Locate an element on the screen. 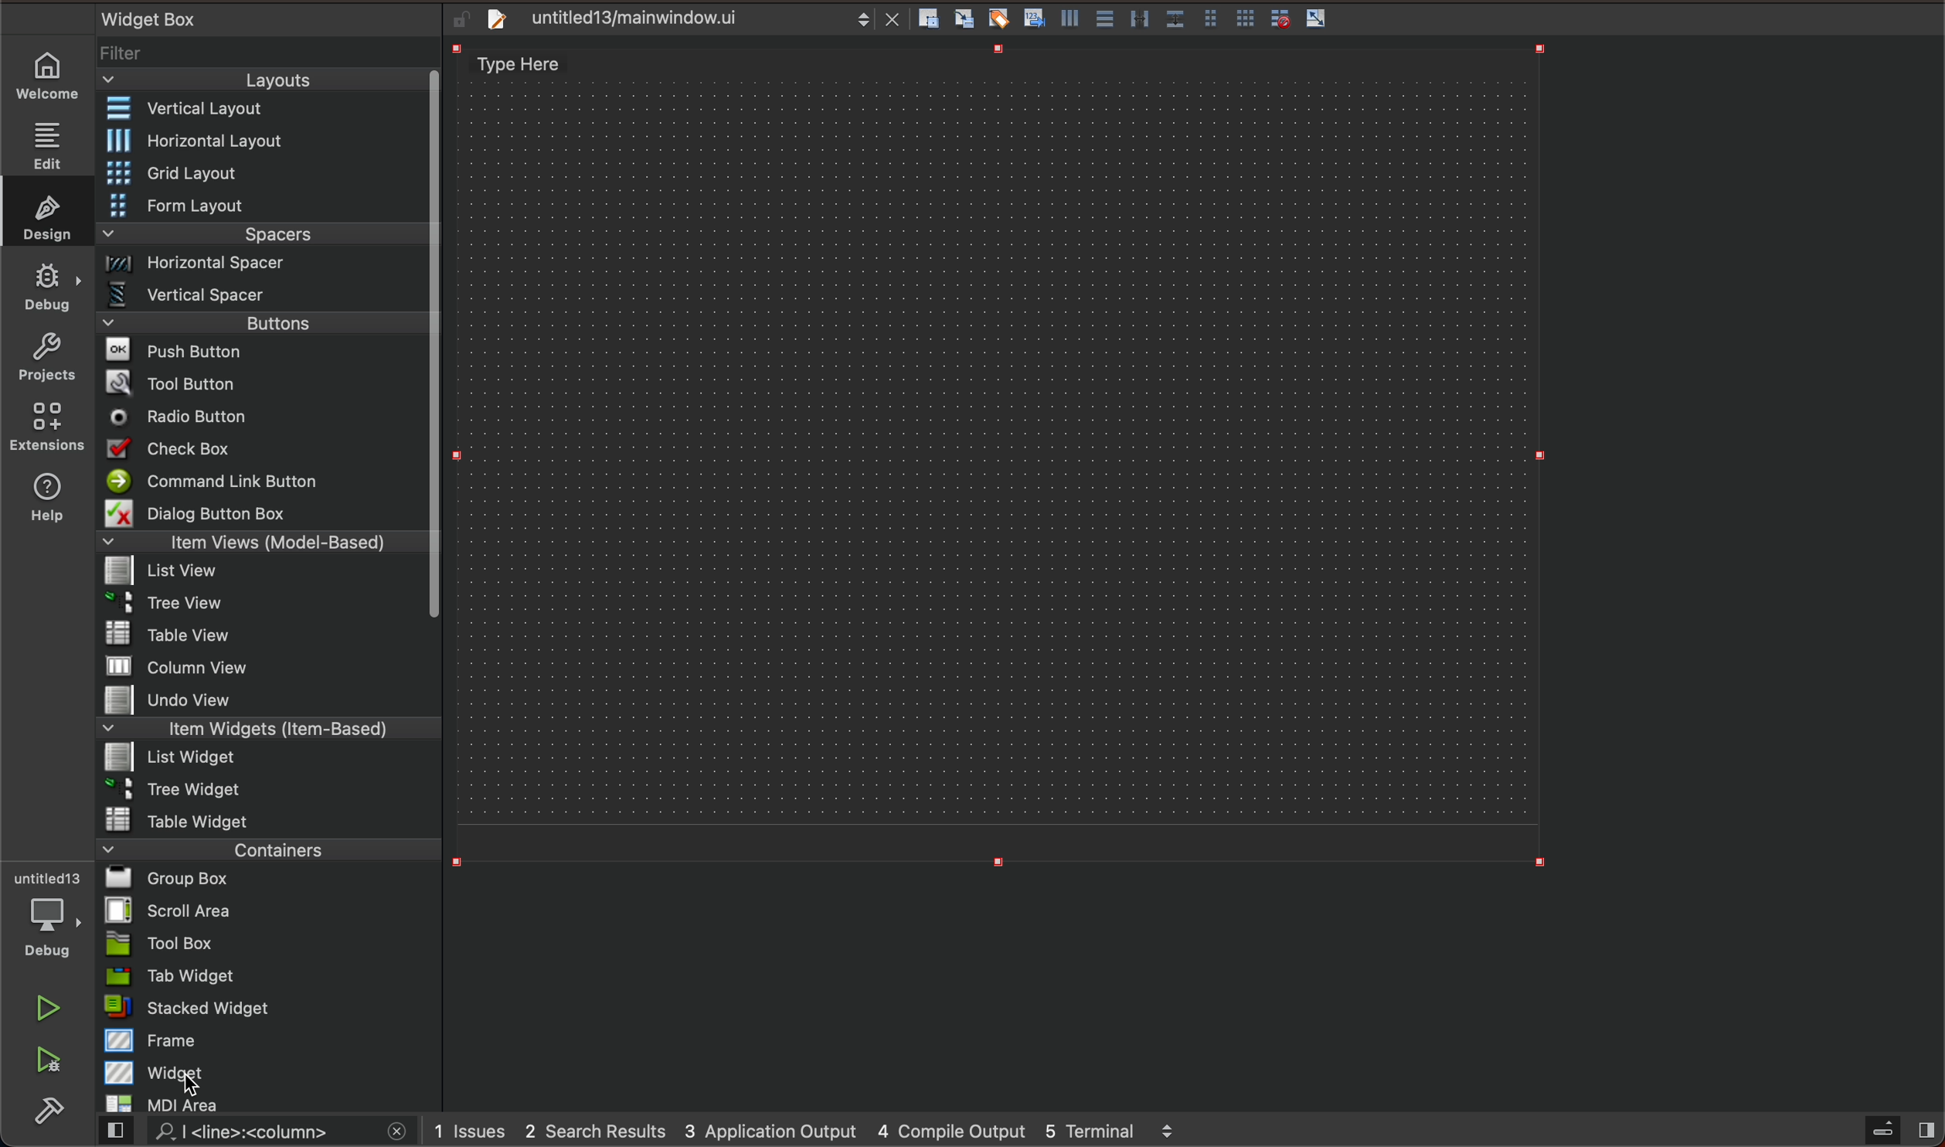  spacers is located at coordinates (262, 235).